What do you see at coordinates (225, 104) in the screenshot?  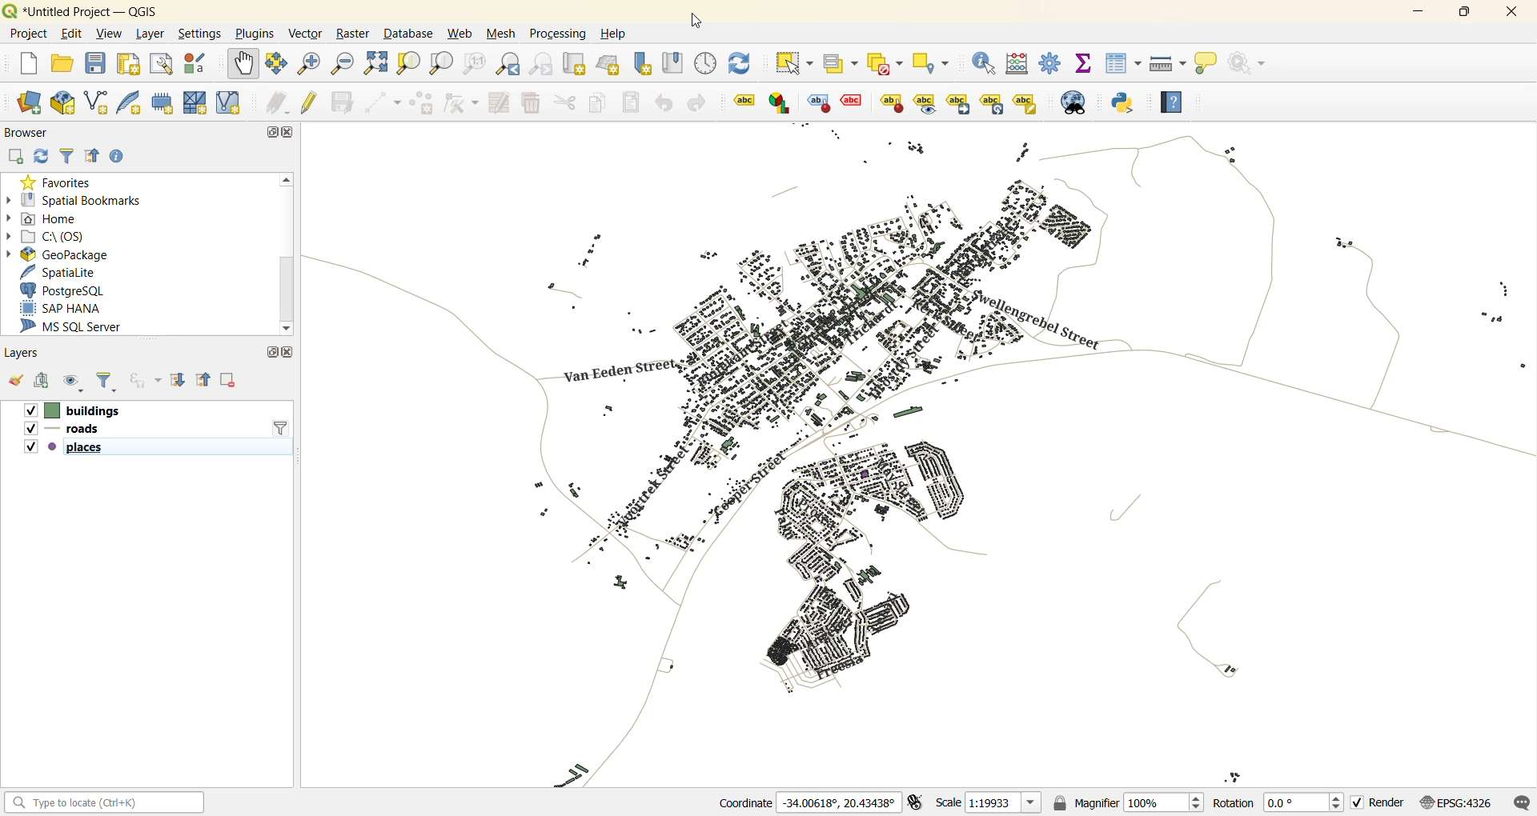 I see `new virtual layer` at bounding box center [225, 104].